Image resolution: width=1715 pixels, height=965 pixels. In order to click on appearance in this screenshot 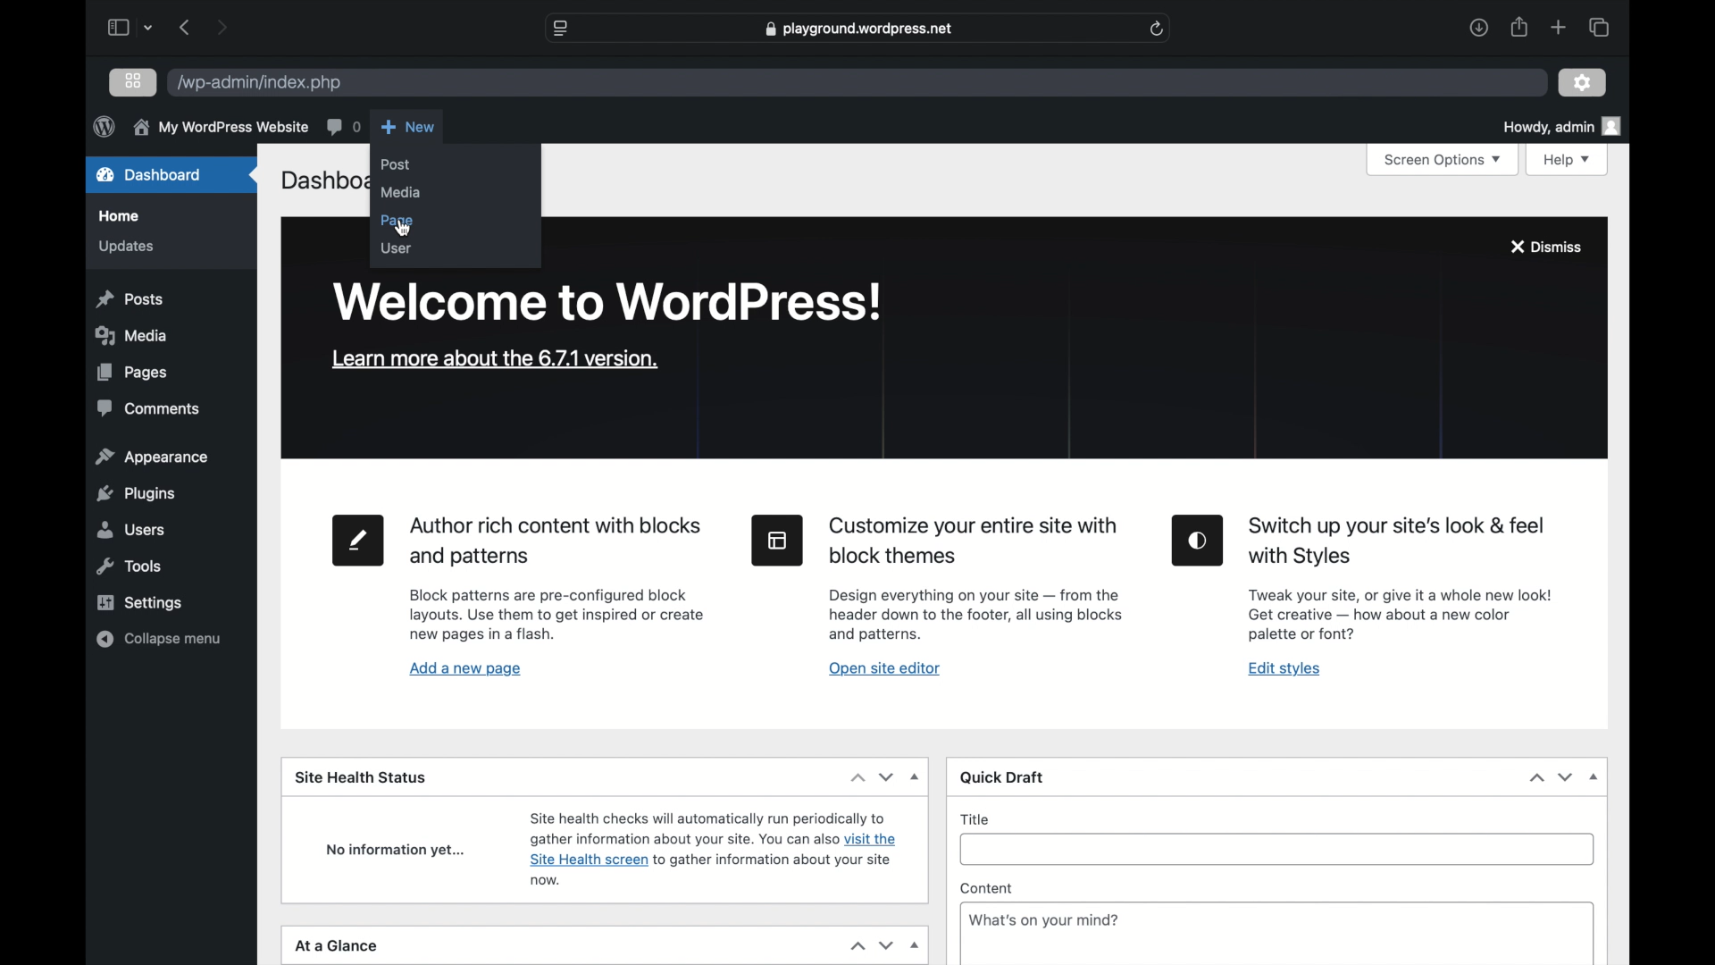, I will do `click(151, 456)`.